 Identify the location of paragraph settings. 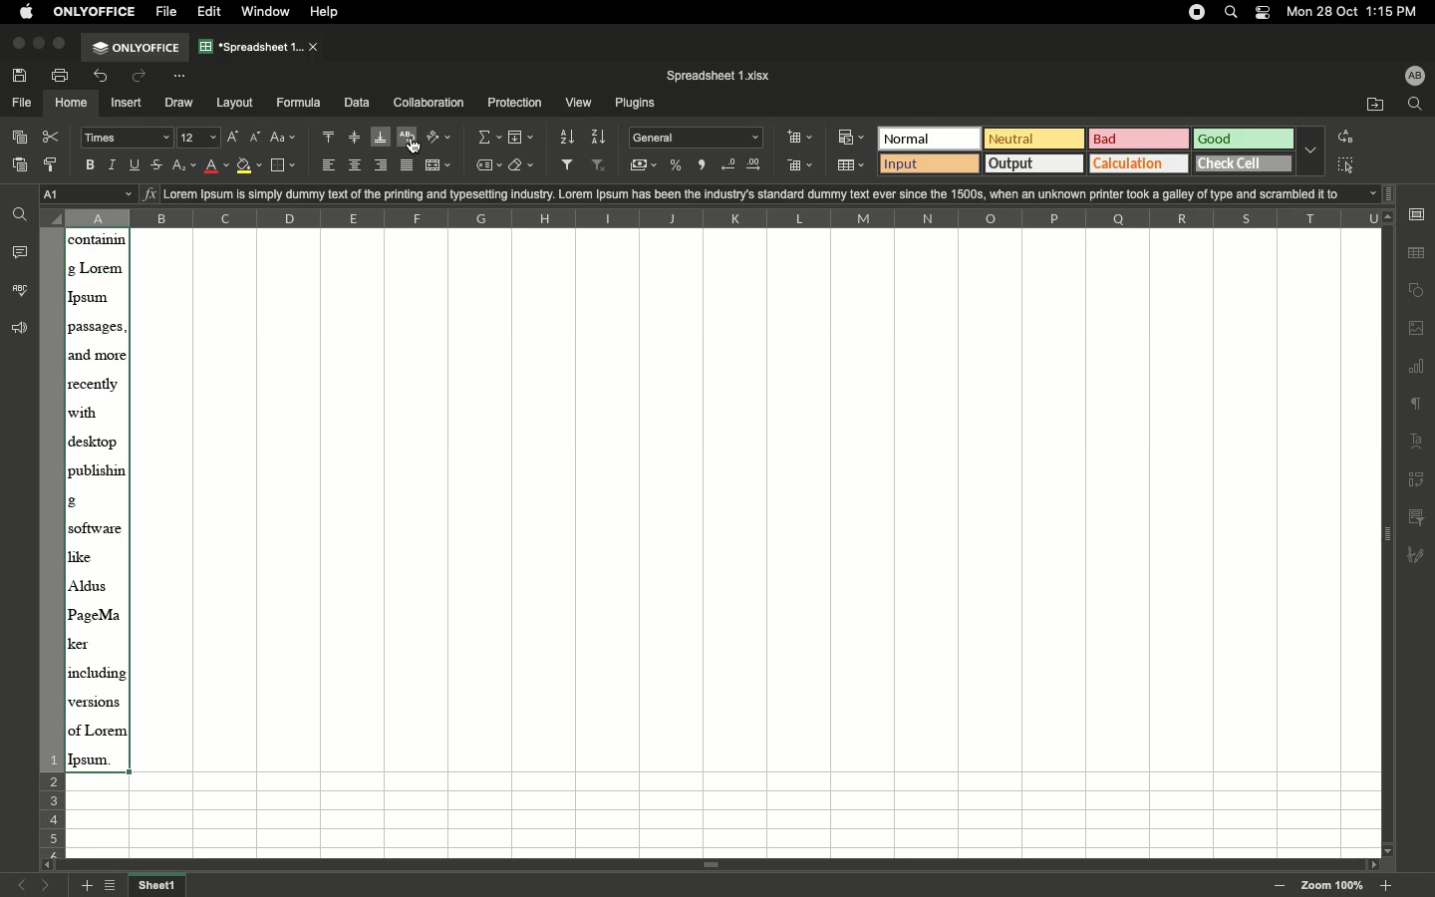
(1416, 214).